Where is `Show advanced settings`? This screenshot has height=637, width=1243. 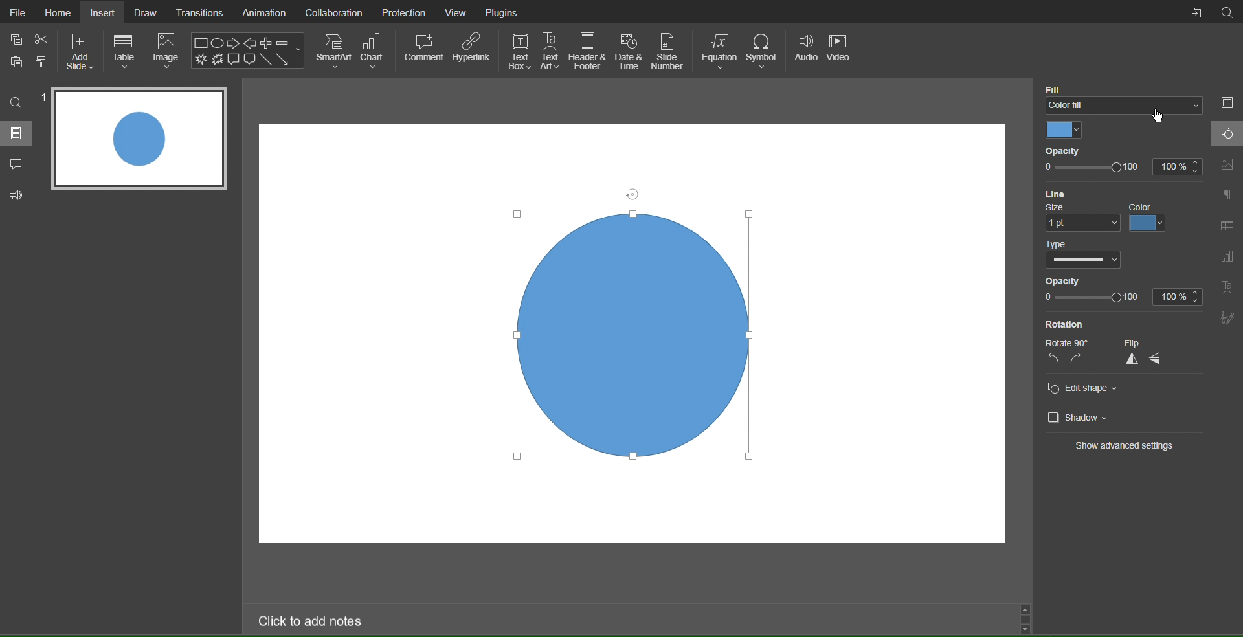
Show advanced settings is located at coordinates (1123, 447).